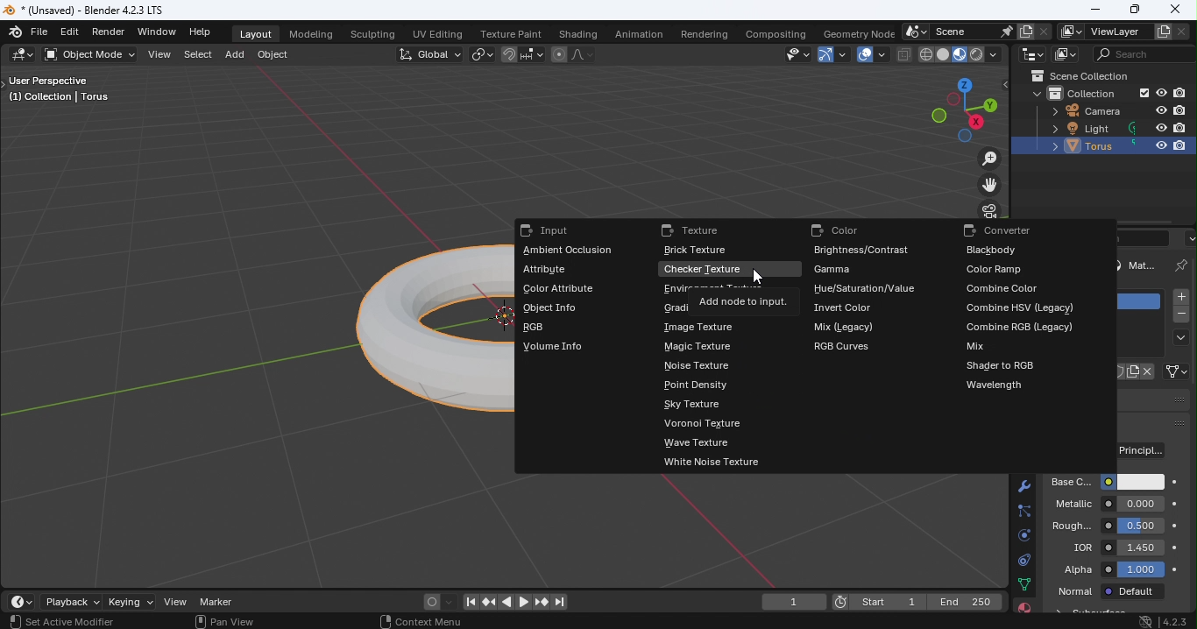 The height and width of the screenshot is (629, 1197). What do you see at coordinates (69, 32) in the screenshot?
I see `Edit` at bounding box center [69, 32].